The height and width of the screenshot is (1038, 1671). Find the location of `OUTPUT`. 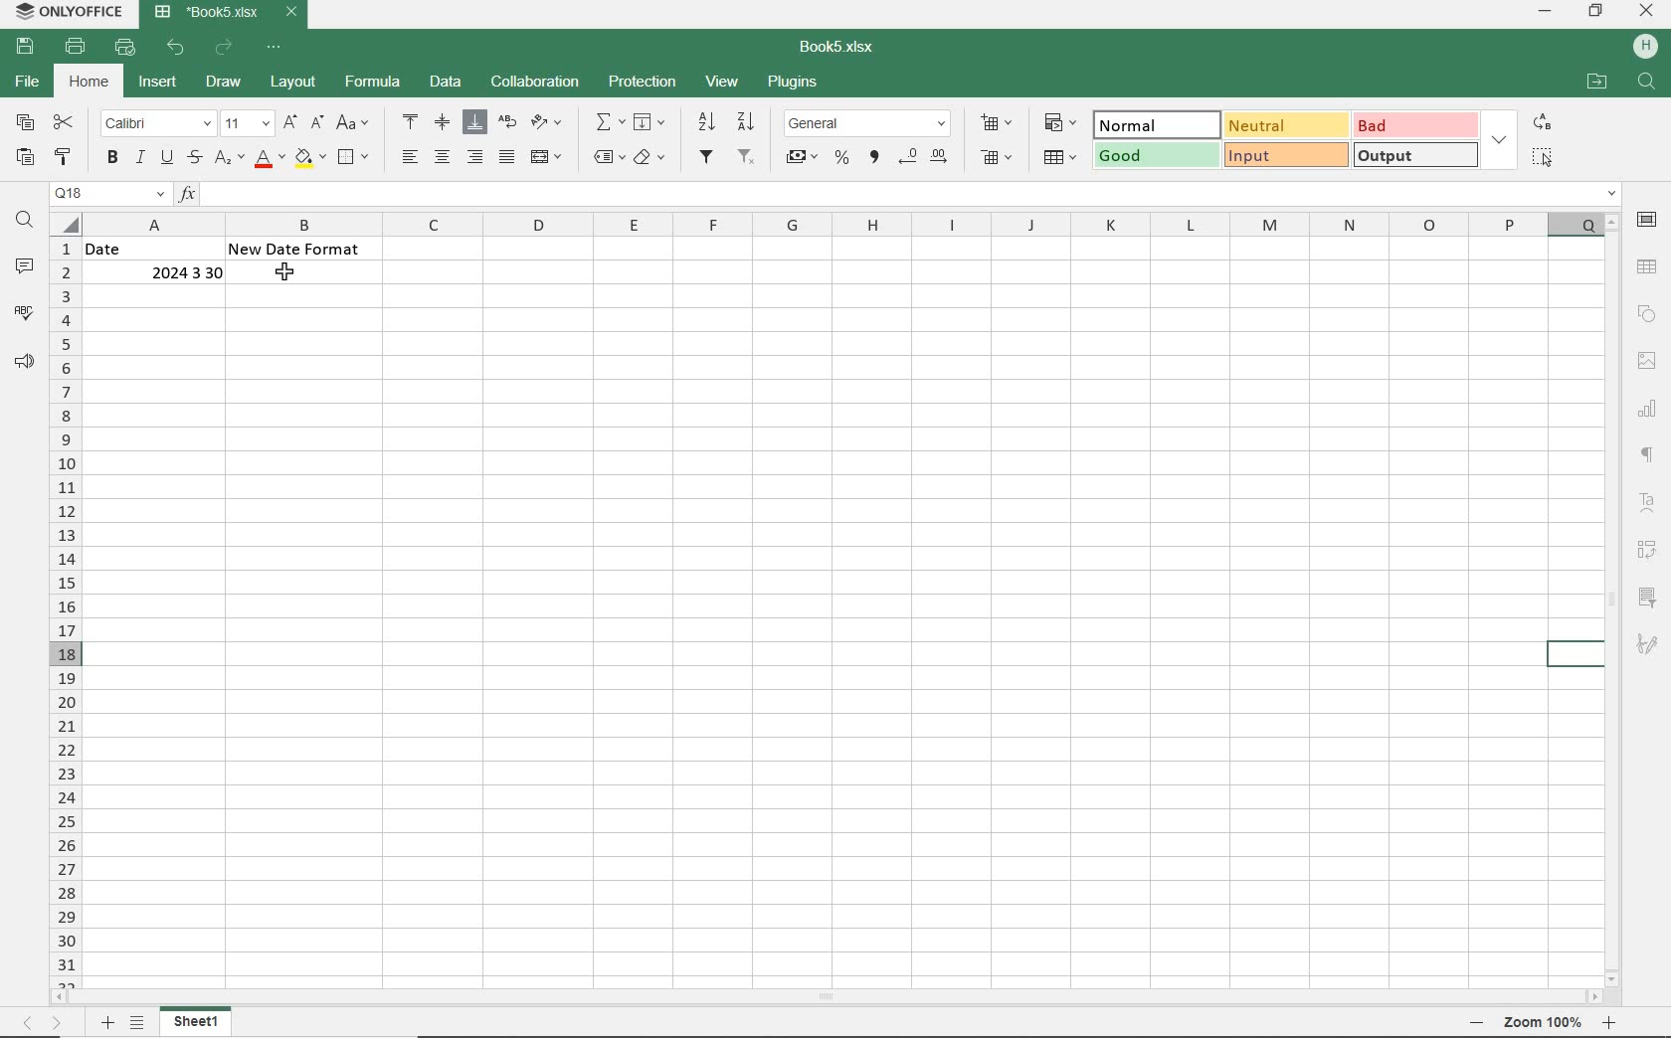

OUTPUT is located at coordinates (1417, 154).